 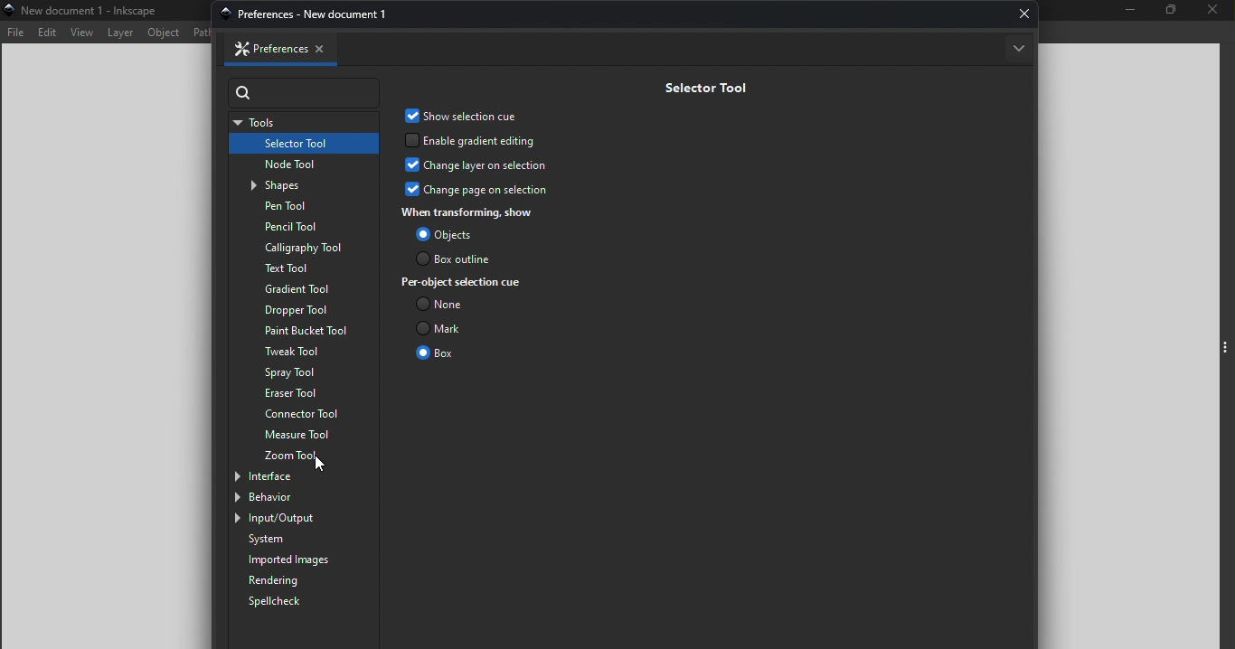 I want to click on Text tool, so click(x=288, y=269).